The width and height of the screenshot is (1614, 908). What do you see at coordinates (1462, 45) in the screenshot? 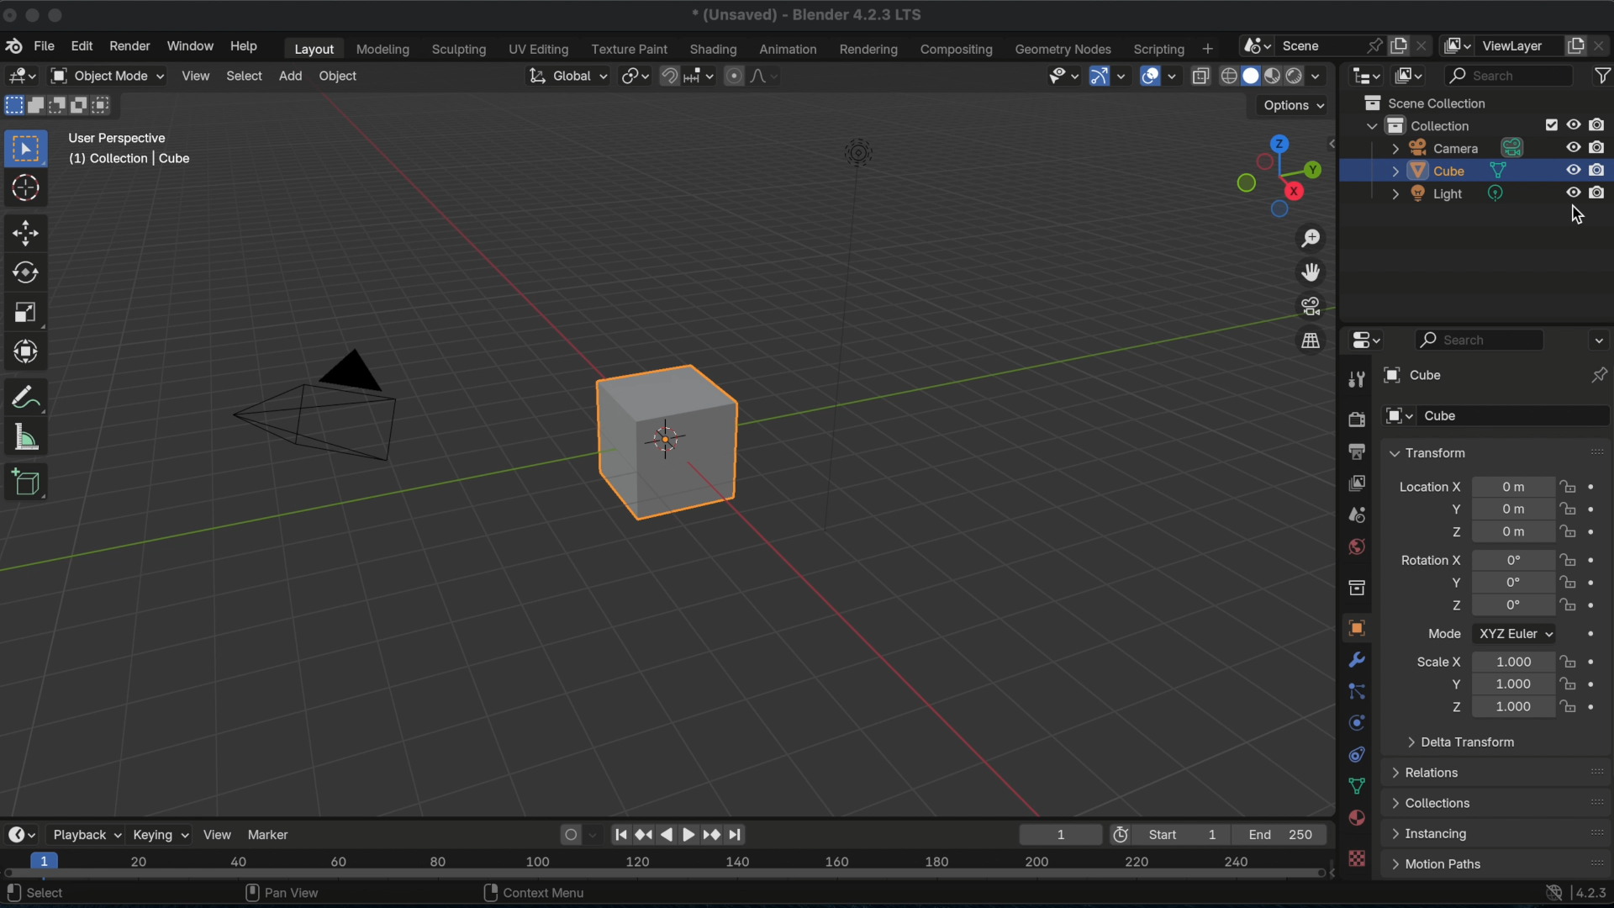
I see `active workspace` at bounding box center [1462, 45].